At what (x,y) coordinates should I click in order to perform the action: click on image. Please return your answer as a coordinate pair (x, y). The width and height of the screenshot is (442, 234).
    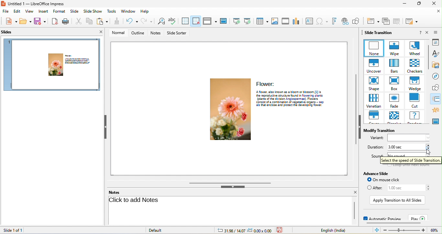
    Looking at the image, I should click on (275, 21).